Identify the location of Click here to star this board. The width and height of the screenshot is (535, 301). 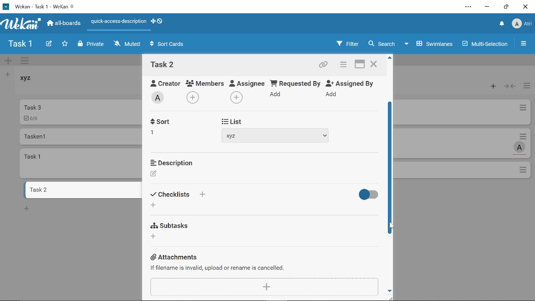
(65, 44).